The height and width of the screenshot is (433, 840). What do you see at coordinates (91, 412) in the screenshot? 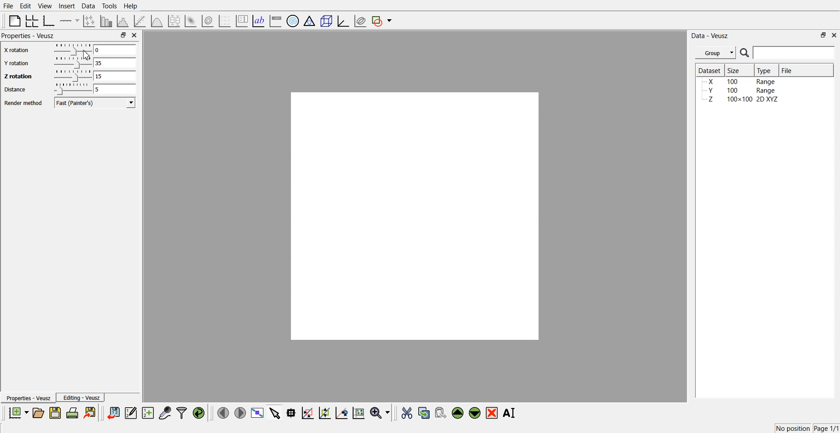
I see `Export to graphic format` at bounding box center [91, 412].